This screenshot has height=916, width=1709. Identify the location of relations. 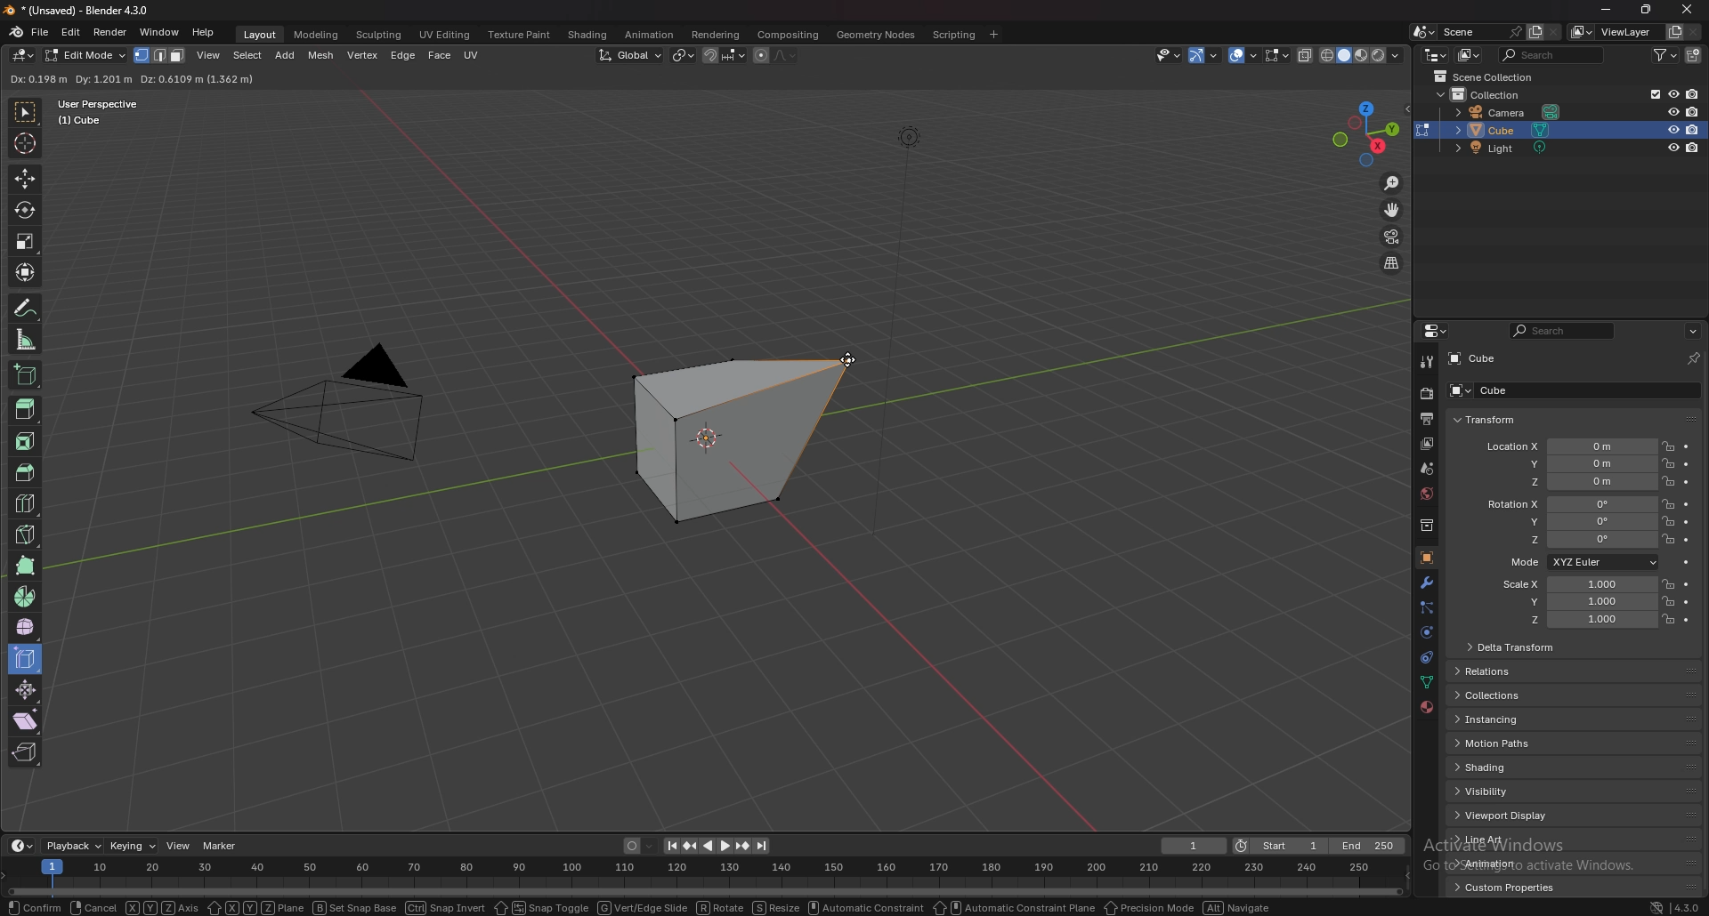
(1497, 672).